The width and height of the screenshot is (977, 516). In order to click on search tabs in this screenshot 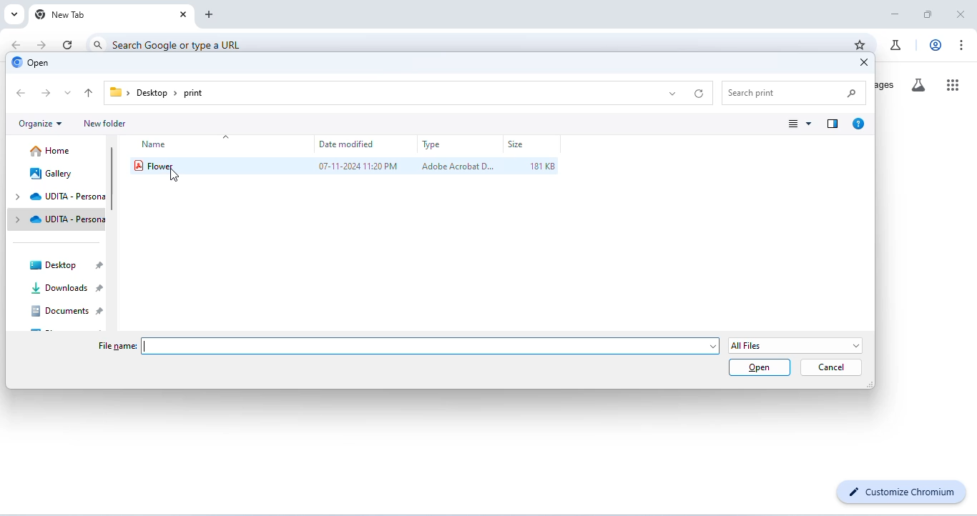, I will do `click(14, 14)`.